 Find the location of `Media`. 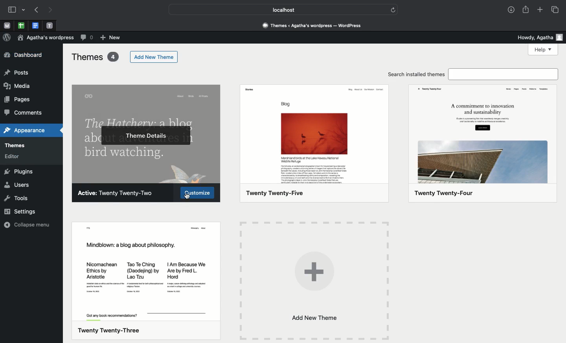

Media is located at coordinates (18, 86).